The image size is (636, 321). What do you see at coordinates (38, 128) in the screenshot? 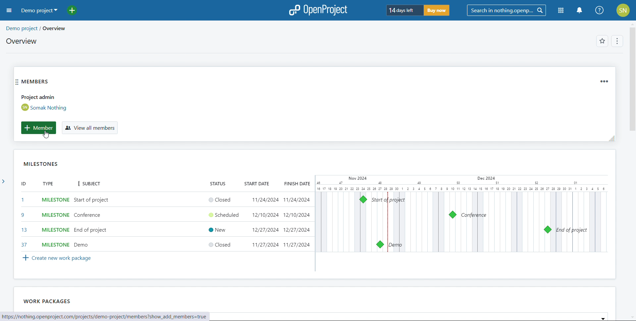
I see `member` at bounding box center [38, 128].